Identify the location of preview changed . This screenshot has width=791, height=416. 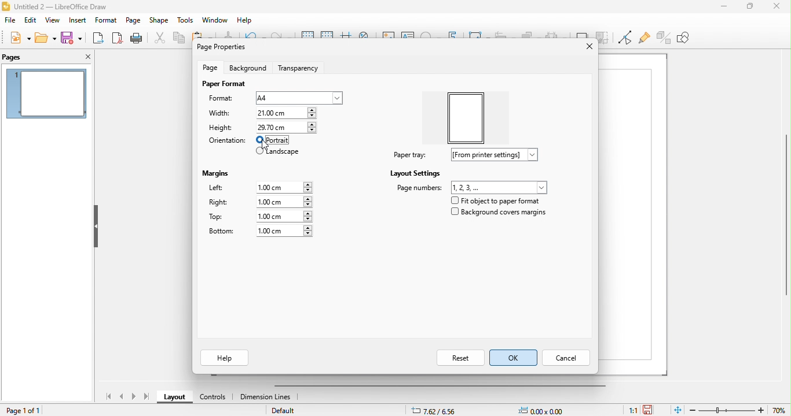
(468, 117).